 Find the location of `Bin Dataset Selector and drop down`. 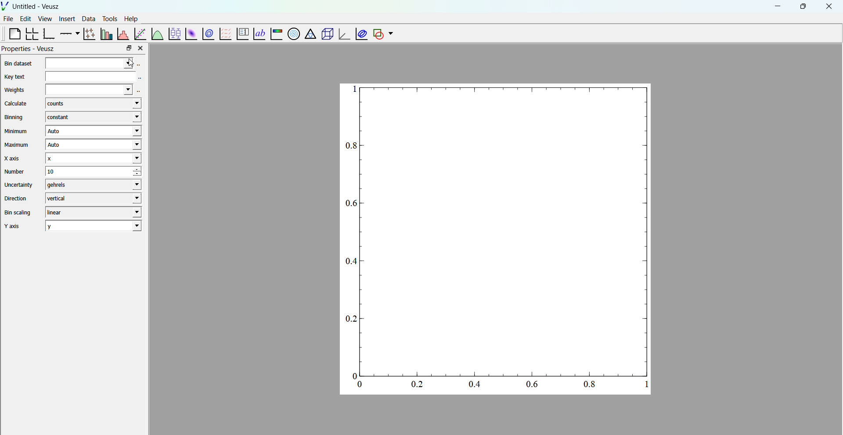

Bin Dataset Selector and drop down is located at coordinates (92, 63).